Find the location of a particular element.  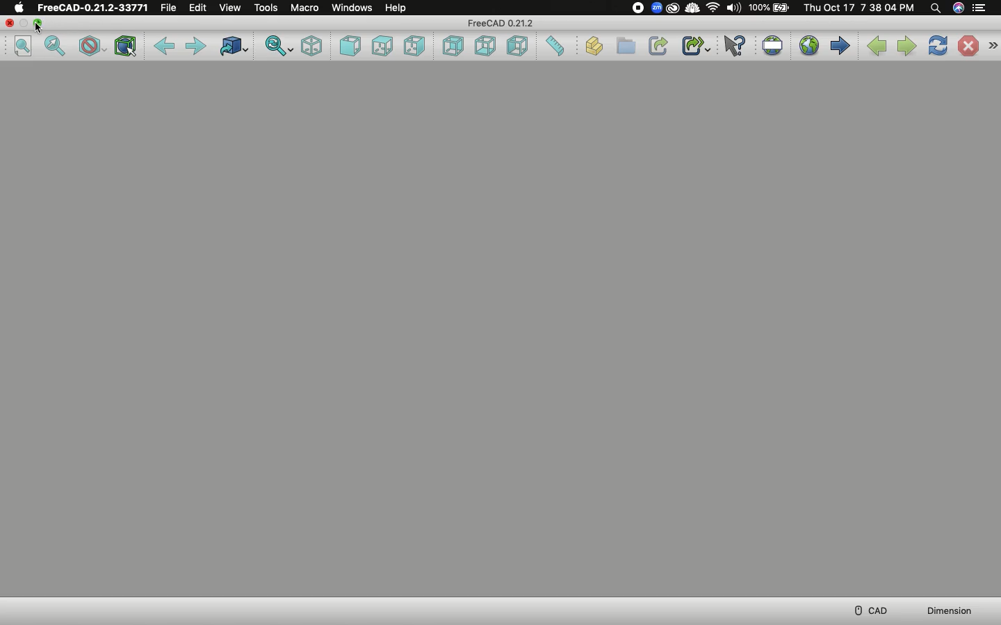

Search is located at coordinates (935, 8).